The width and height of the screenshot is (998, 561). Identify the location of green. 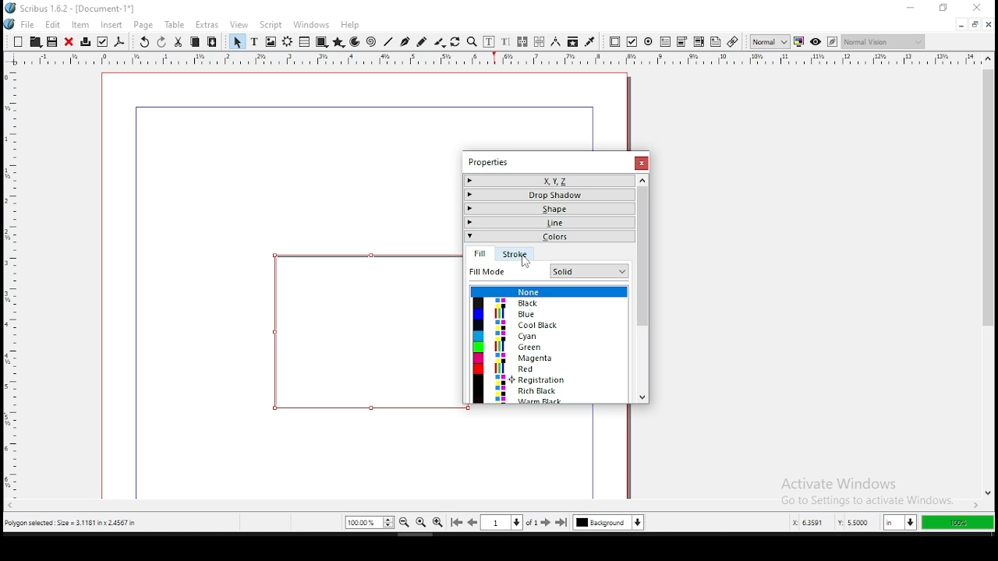
(549, 348).